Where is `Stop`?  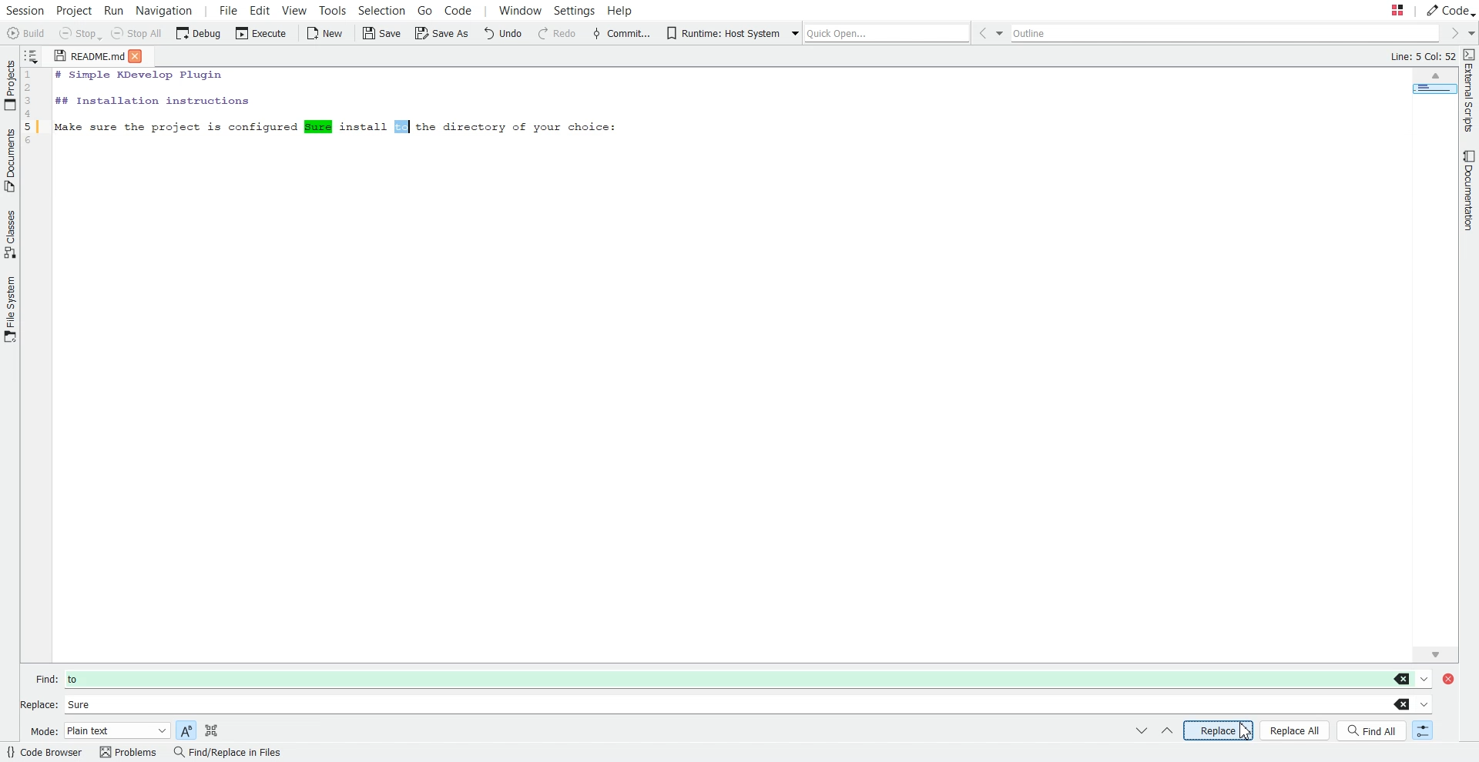
Stop is located at coordinates (79, 35).